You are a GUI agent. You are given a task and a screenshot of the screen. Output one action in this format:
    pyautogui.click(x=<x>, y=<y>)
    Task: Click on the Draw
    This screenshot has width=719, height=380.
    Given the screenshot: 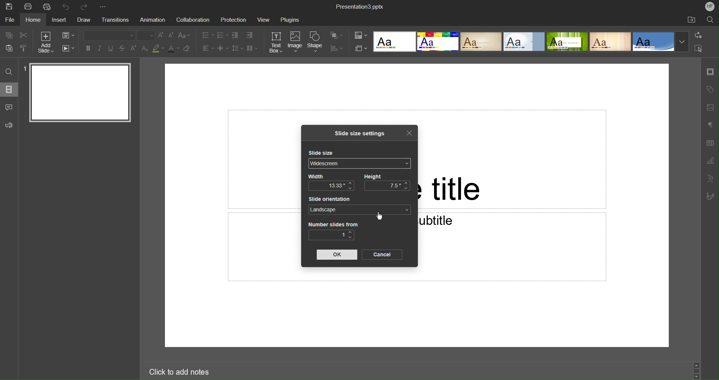 What is the action you would take?
    pyautogui.click(x=84, y=20)
    